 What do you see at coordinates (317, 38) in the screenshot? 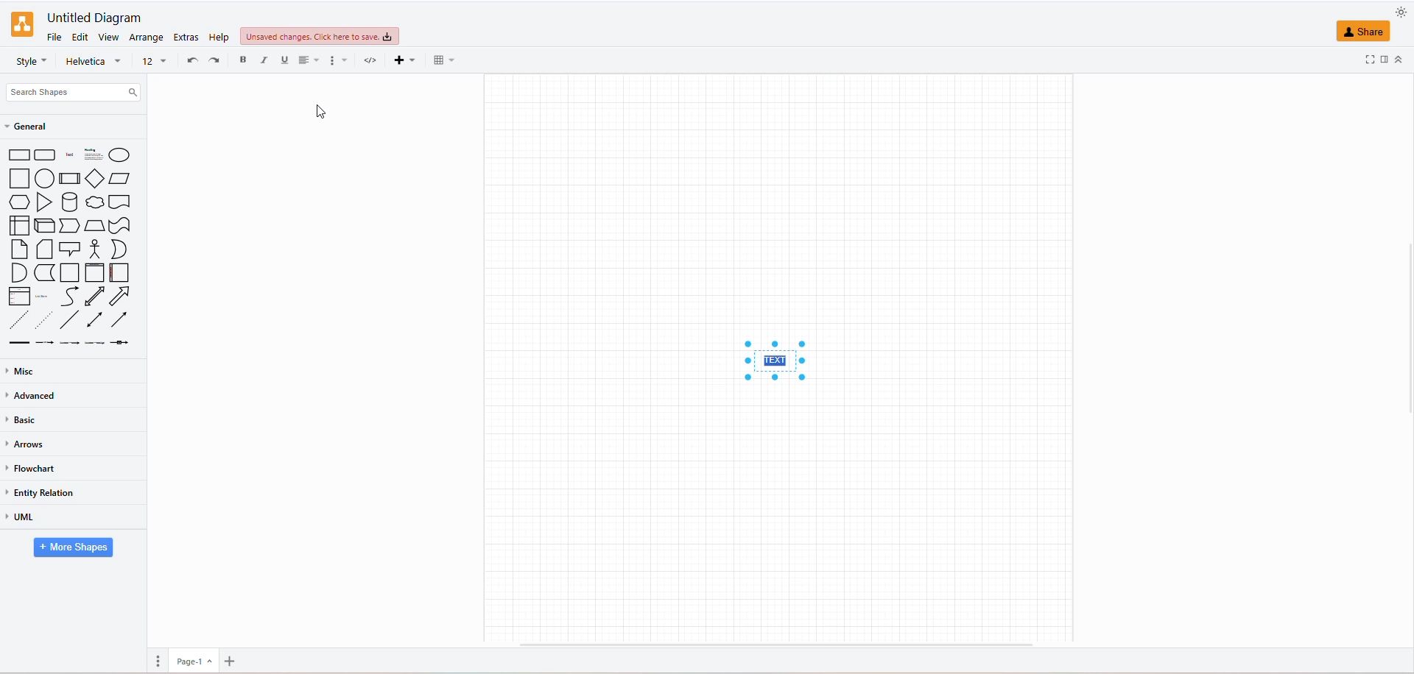
I see `unsaved changes click here to save` at bounding box center [317, 38].